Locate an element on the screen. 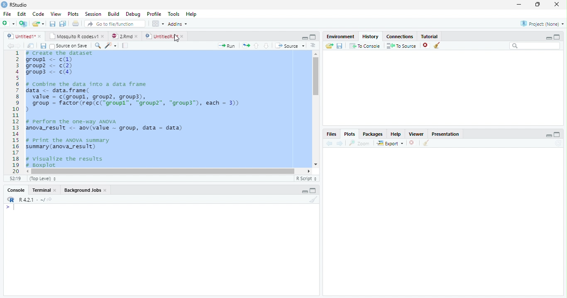  Connections is located at coordinates (401, 36).